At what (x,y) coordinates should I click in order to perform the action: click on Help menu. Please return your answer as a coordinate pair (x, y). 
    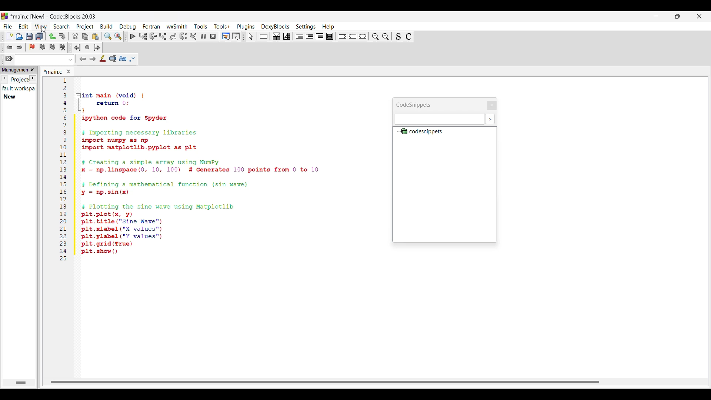
    Looking at the image, I should click on (328, 27).